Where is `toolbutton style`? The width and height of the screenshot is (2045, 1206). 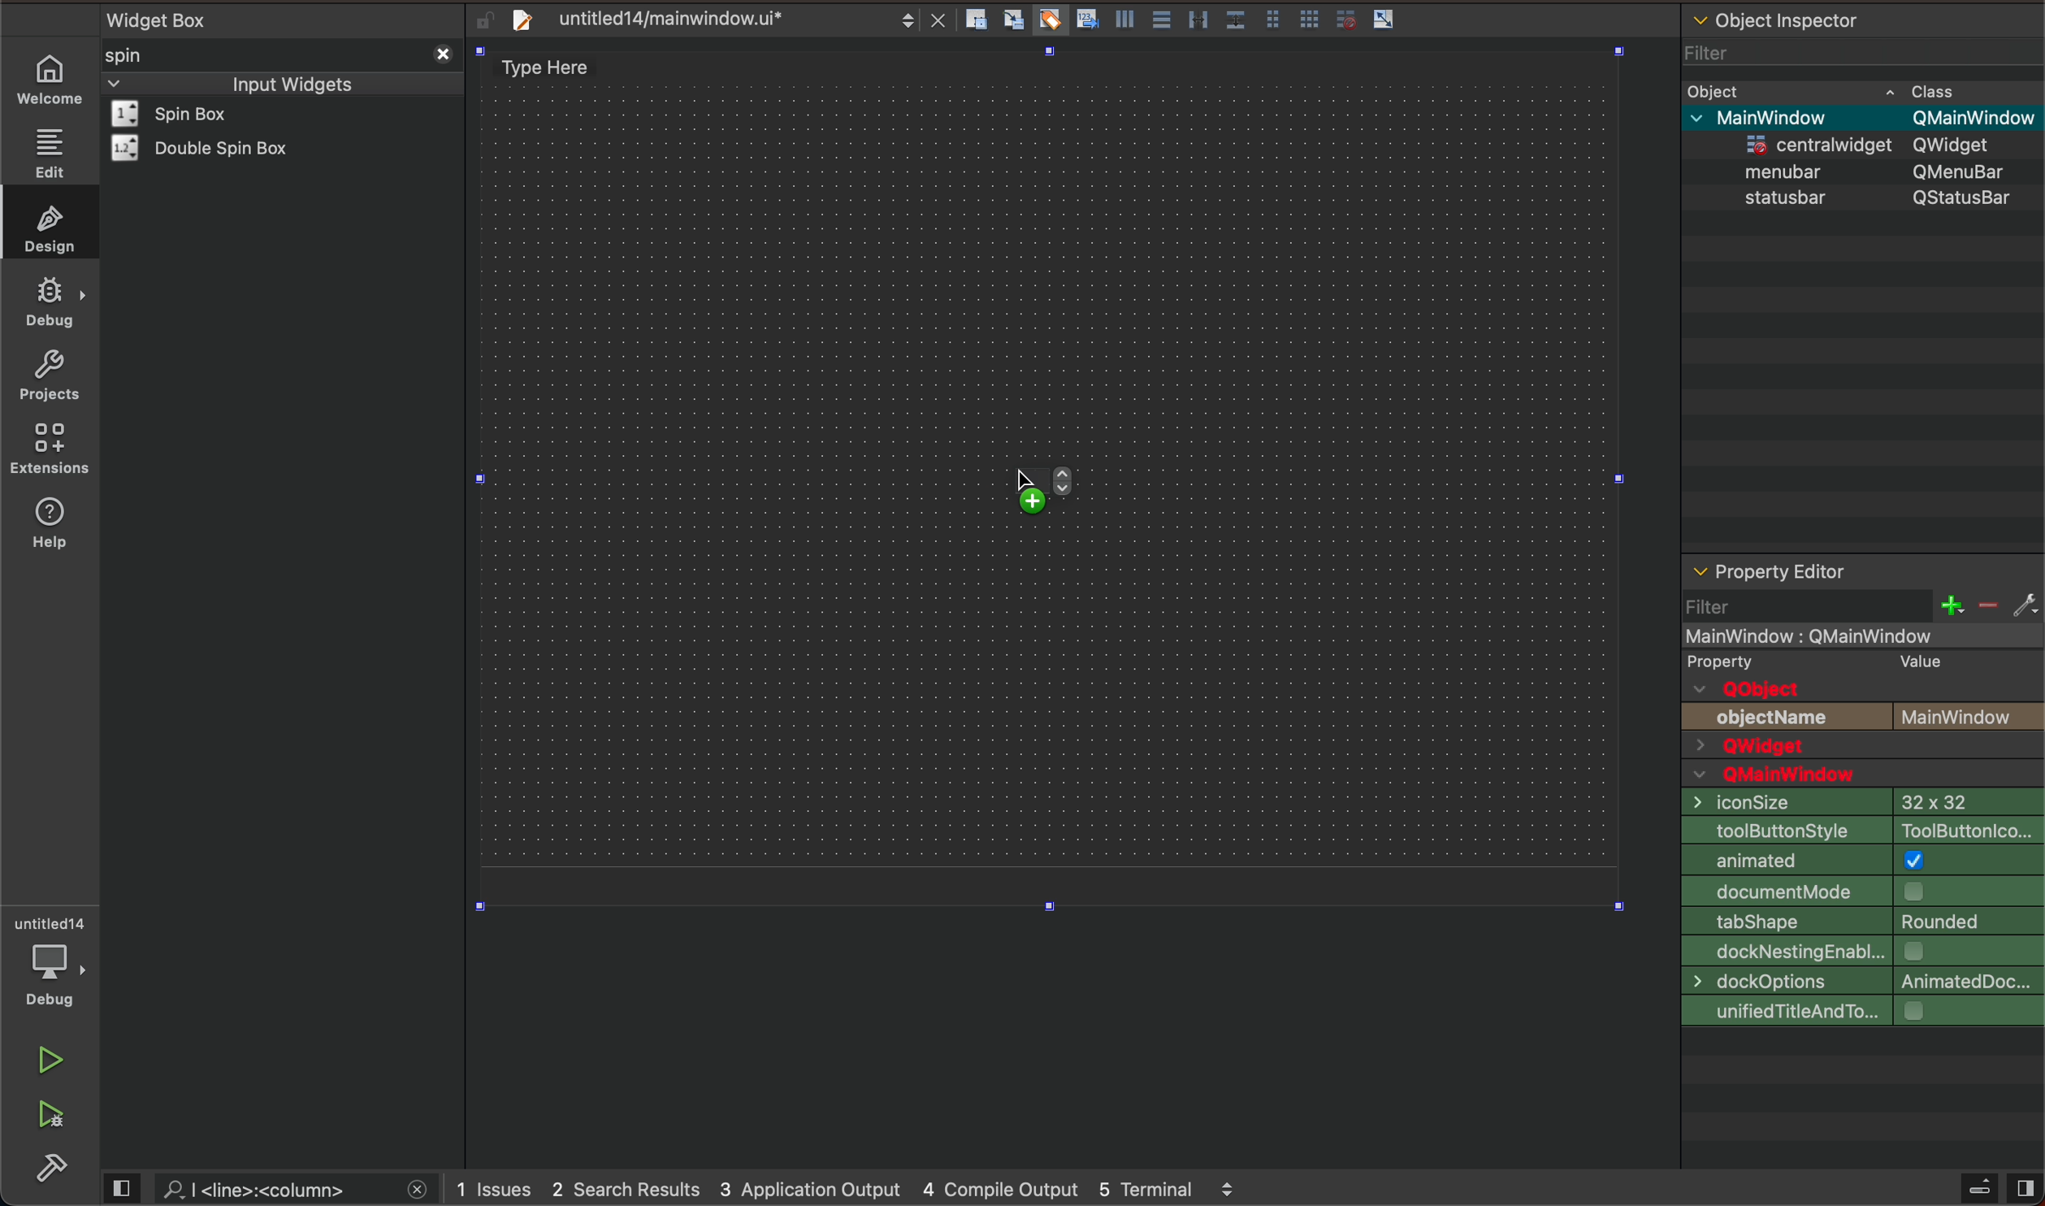
toolbutton style is located at coordinates (1861, 829).